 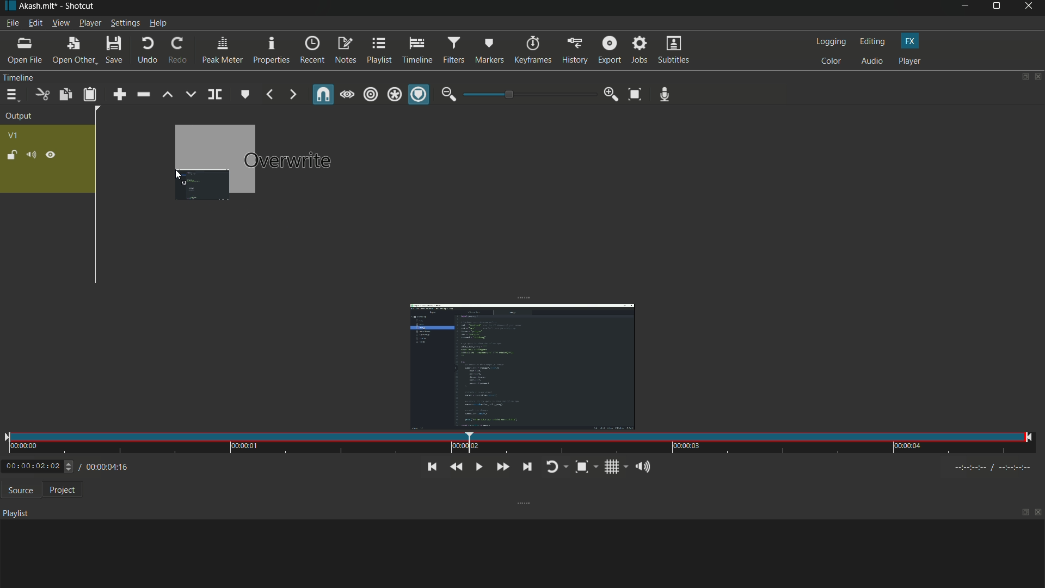 What do you see at coordinates (145, 51) in the screenshot?
I see `undo` at bounding box center [145, 51].